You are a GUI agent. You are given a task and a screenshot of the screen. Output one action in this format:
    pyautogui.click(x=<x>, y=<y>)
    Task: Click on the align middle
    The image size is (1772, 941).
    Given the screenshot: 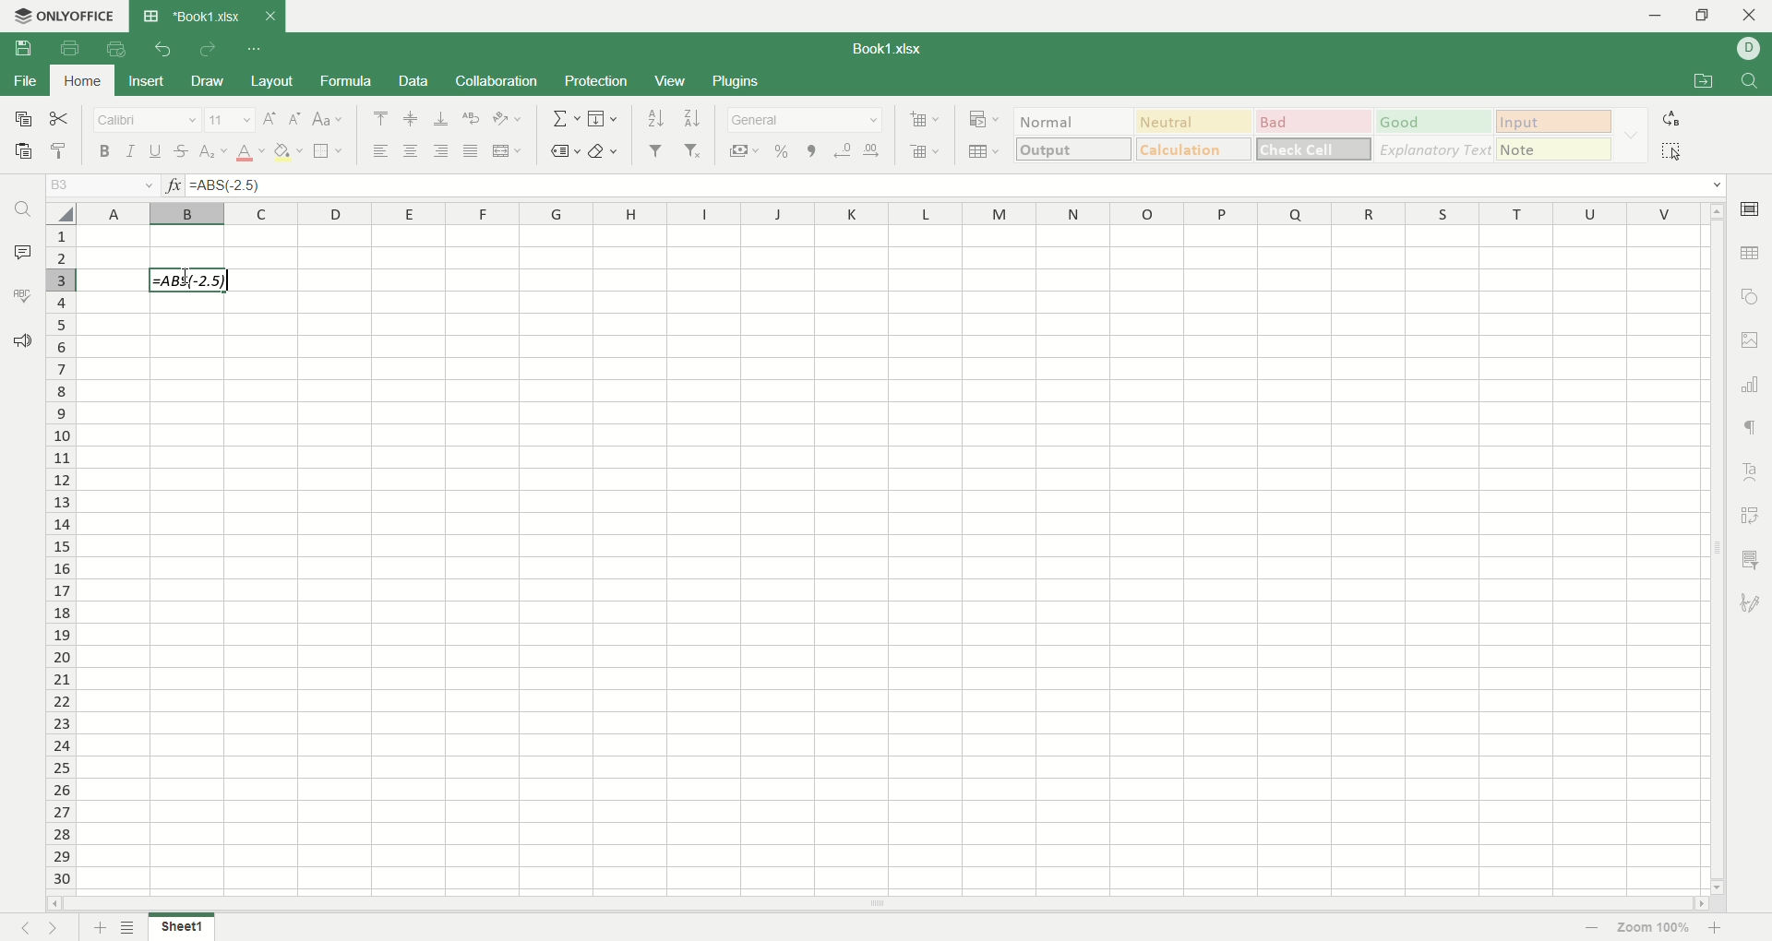 What is the action you would take?
    pyautogui.click(x=413, y=120)
    